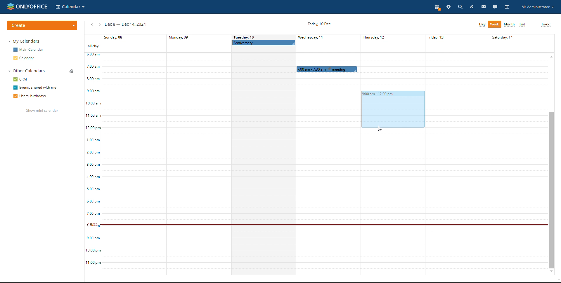 This screenshot has width=561, height=283. Describe the element at coordinates (436, 7) in the screenshot. I see `present` at that location.